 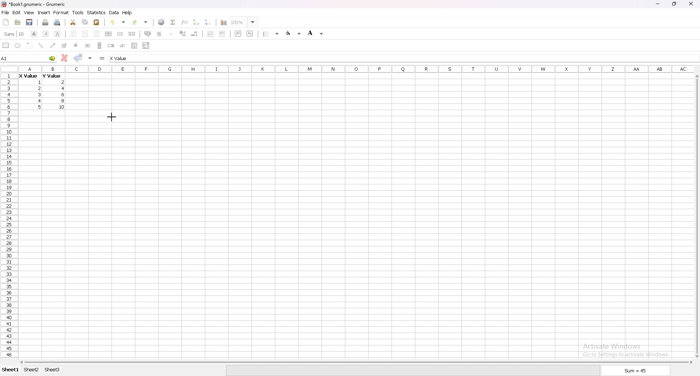 I want to click on scroll bar, so click(x=100, y=45).